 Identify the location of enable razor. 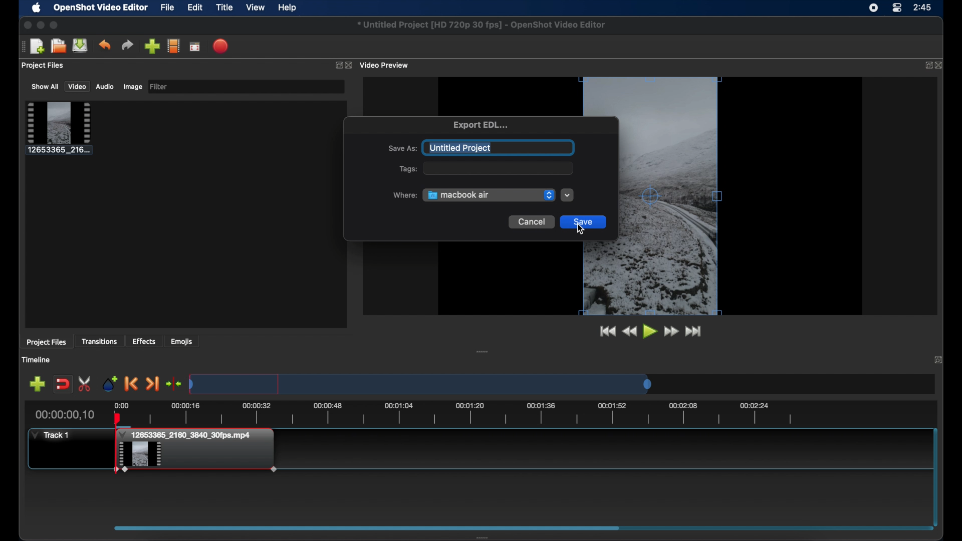
(86, 383).